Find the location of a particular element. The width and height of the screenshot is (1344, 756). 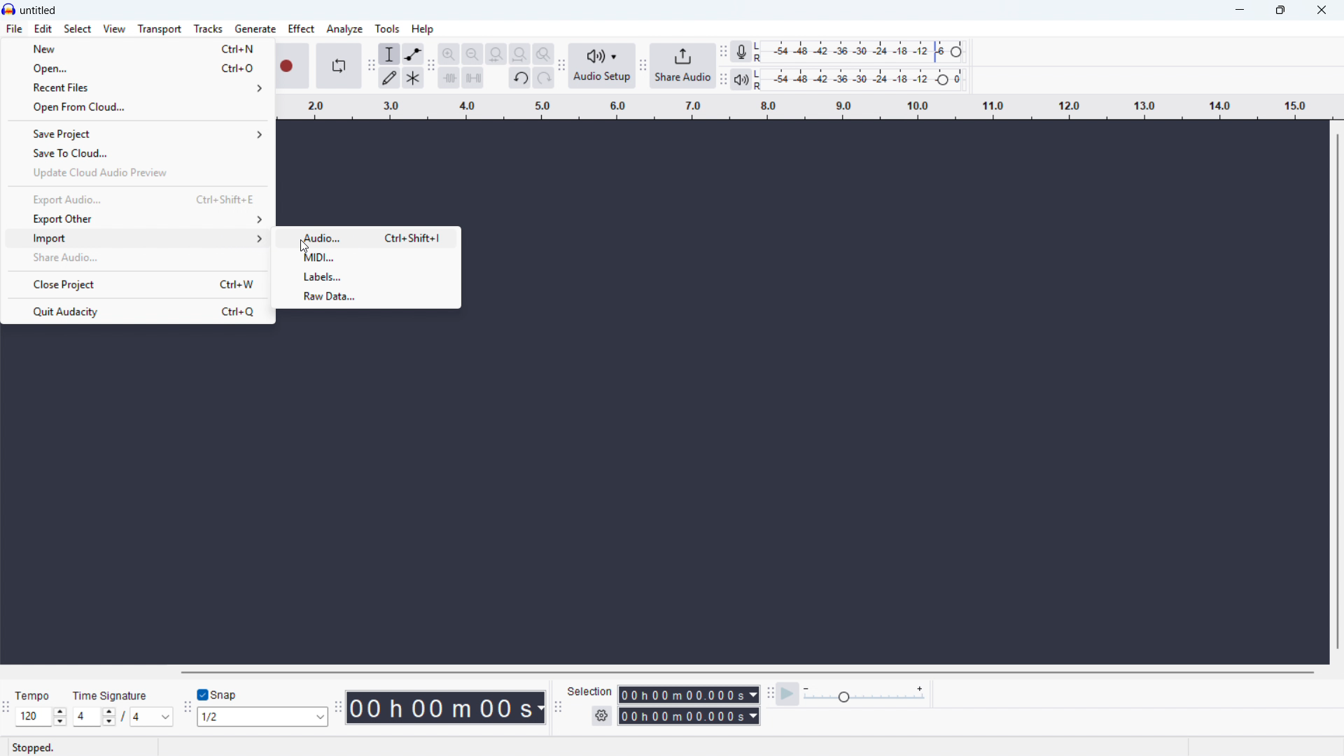

Selection toolbar  is located at coordinates (556, 707).